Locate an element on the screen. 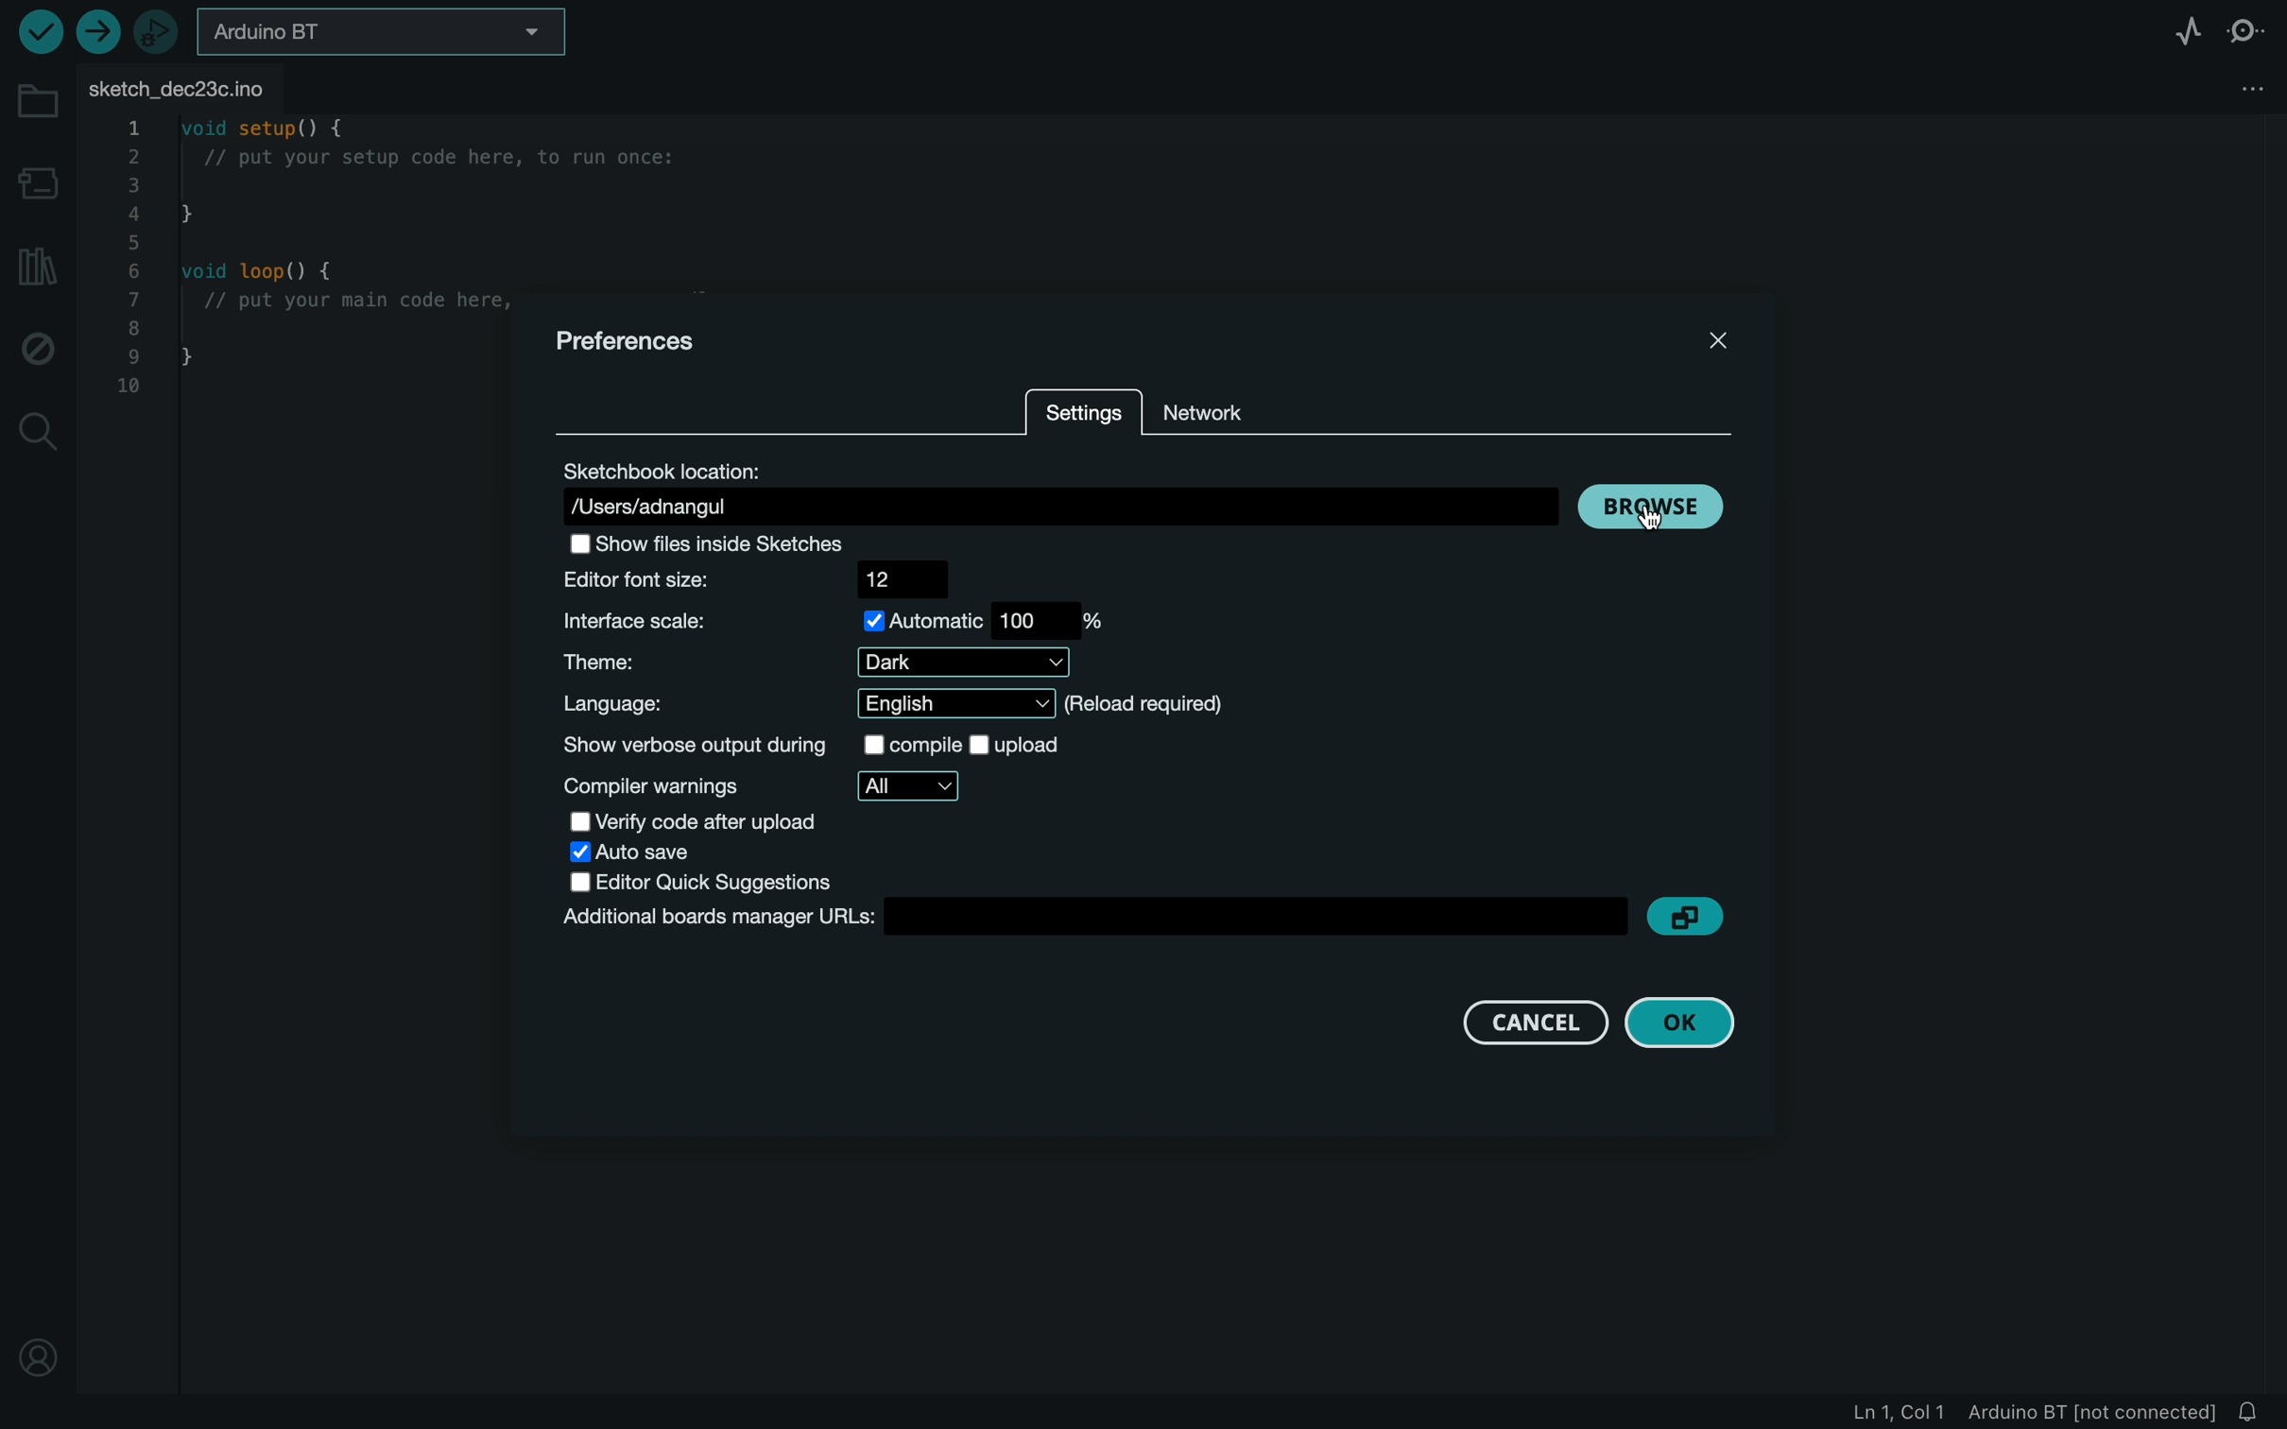 Image resolution: width=2287 pixels, height=1429 pixels. library is located at coordinates (36, 270).